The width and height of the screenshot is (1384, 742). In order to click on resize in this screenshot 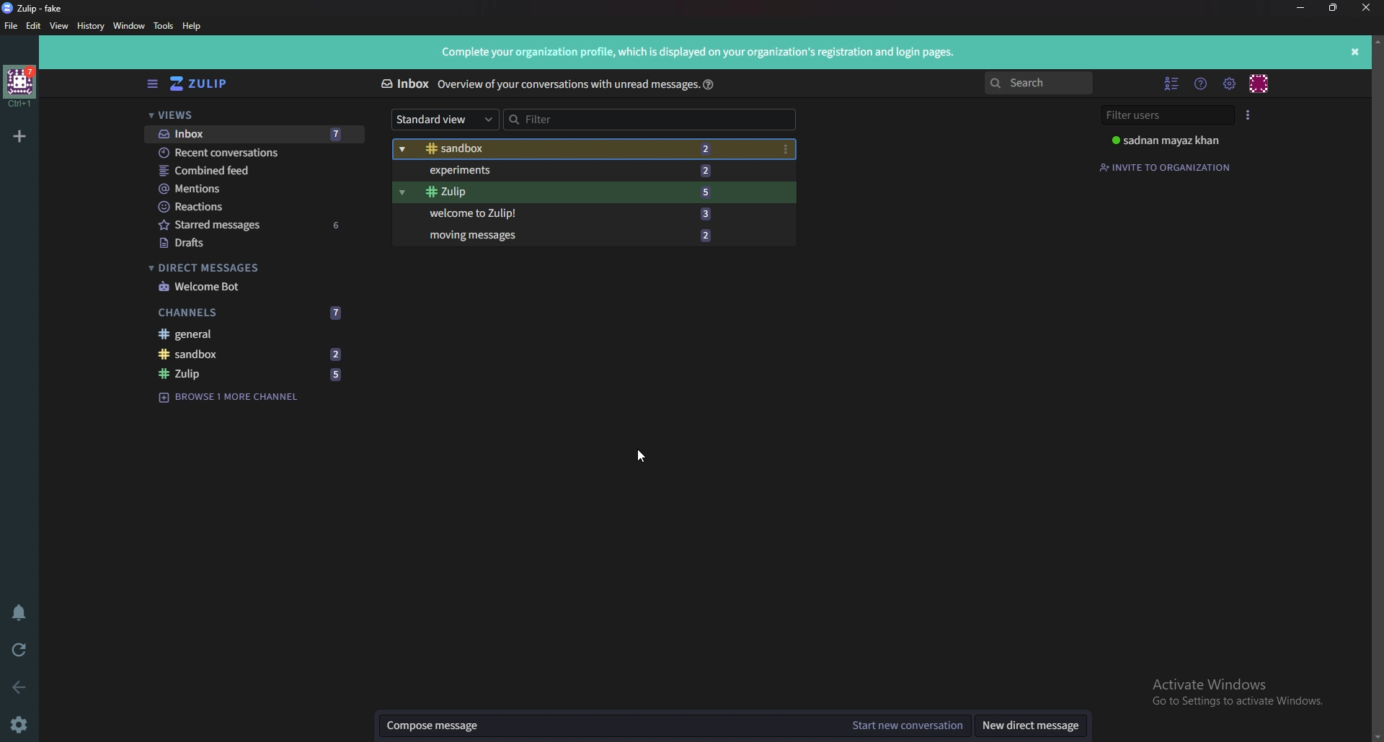, I will do `click(1333, 8)`.